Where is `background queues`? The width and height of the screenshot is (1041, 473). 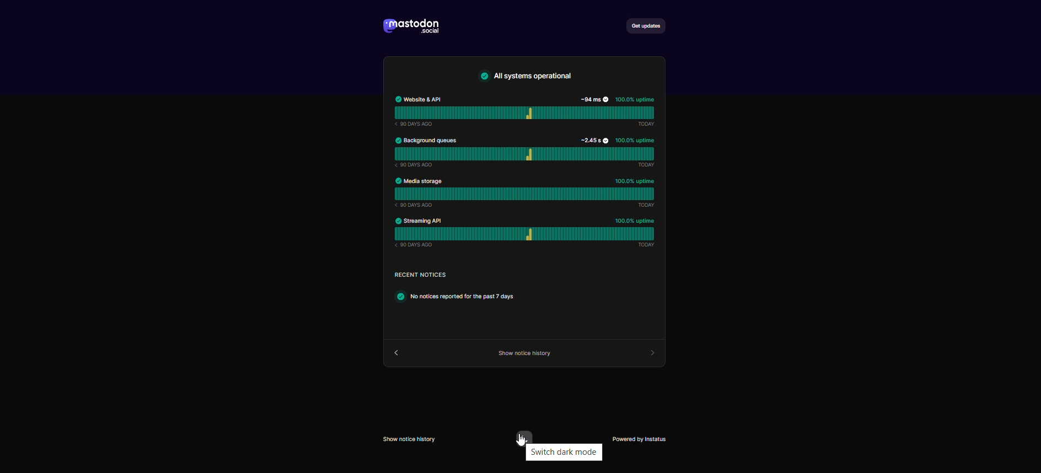
background queues is located at coordinates (527, 150).